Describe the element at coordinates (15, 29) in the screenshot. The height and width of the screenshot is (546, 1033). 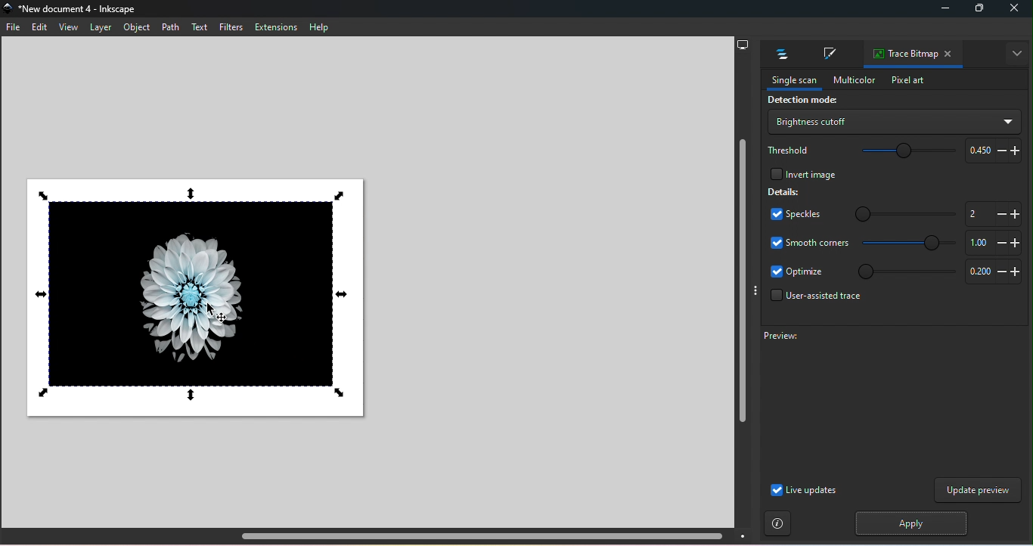
I see `File` at that location.